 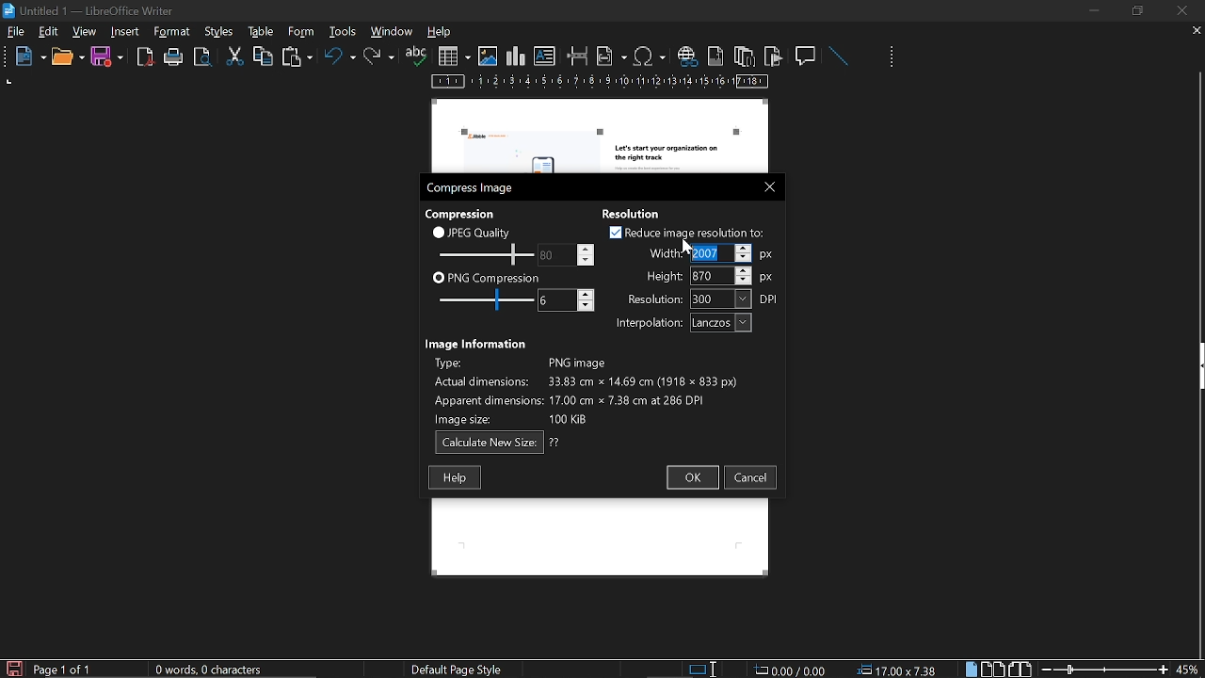 I want to click on format, so click(x=217, y=30).